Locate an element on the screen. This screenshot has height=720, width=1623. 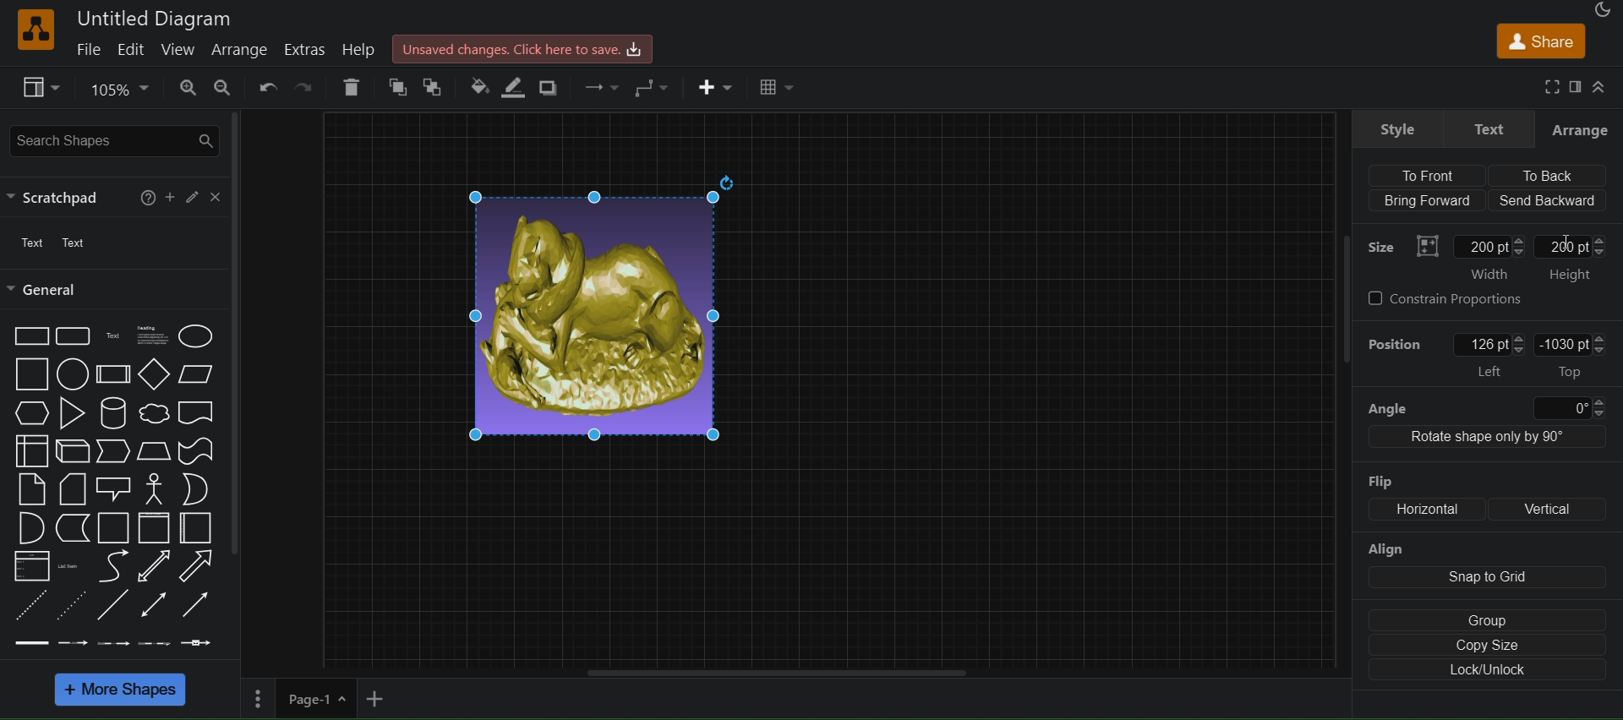
fill color is located at coordinates (478, 88).